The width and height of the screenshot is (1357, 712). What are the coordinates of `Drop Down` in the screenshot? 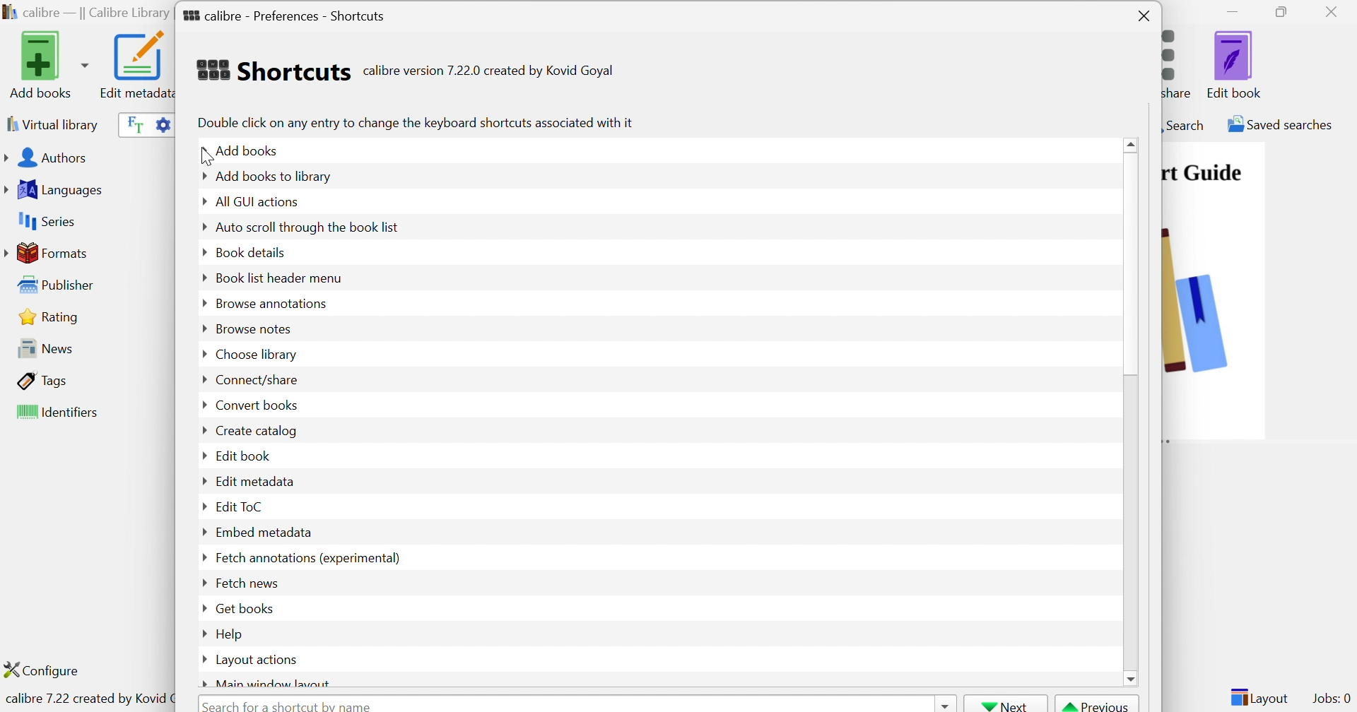 It's located at (201, 457).